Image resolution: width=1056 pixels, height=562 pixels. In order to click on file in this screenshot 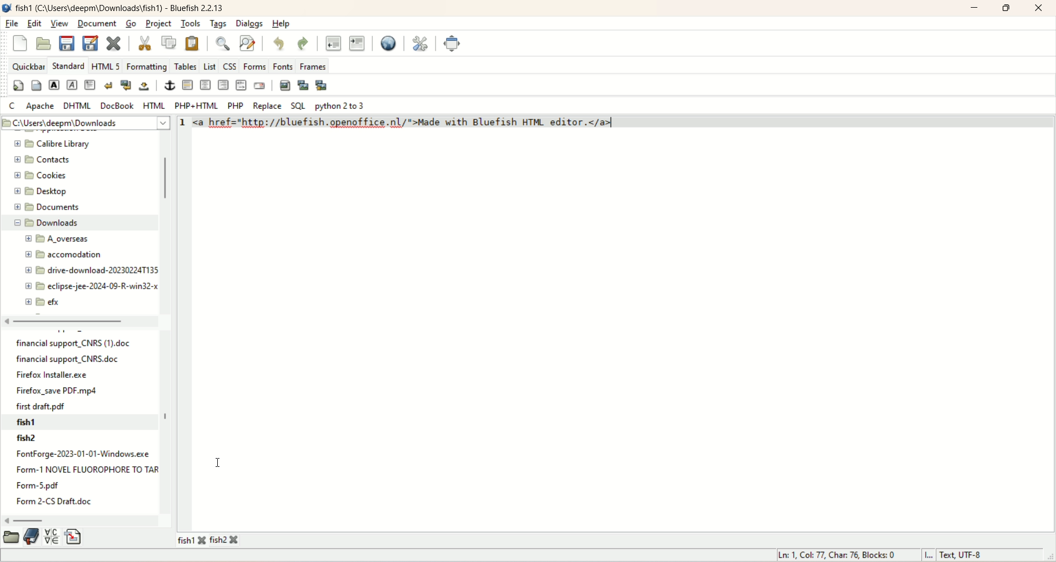, I will do `click(12, 24)`.